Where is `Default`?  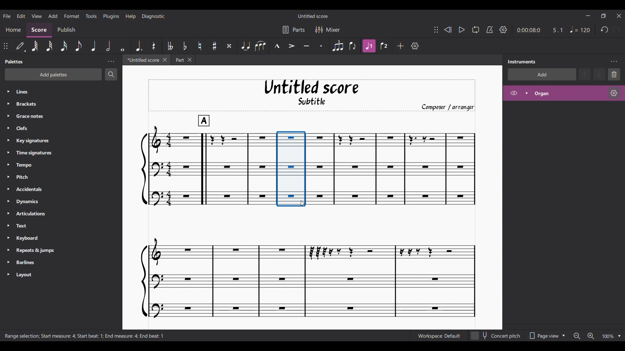
Default is located at coordinates (21, 46).